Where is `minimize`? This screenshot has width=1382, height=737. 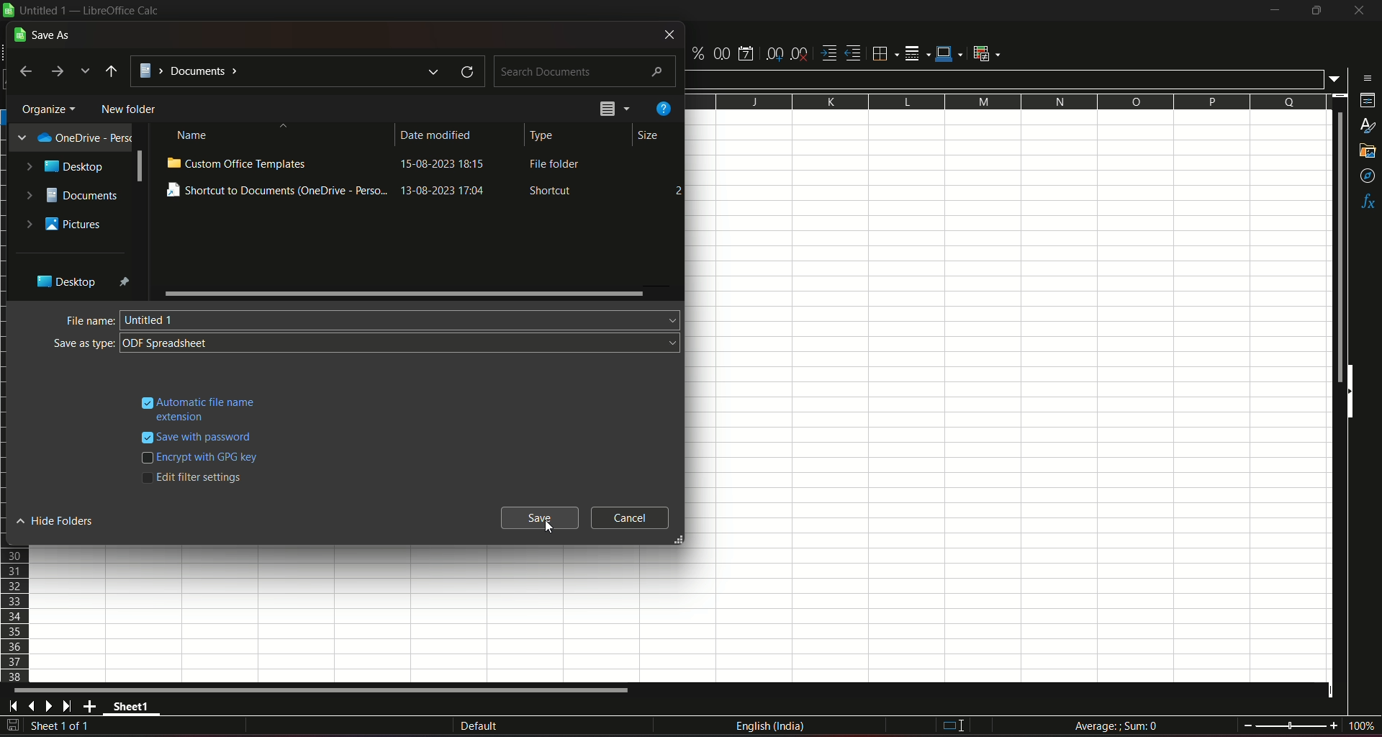 minimize is located at coordinates (1273, 11).